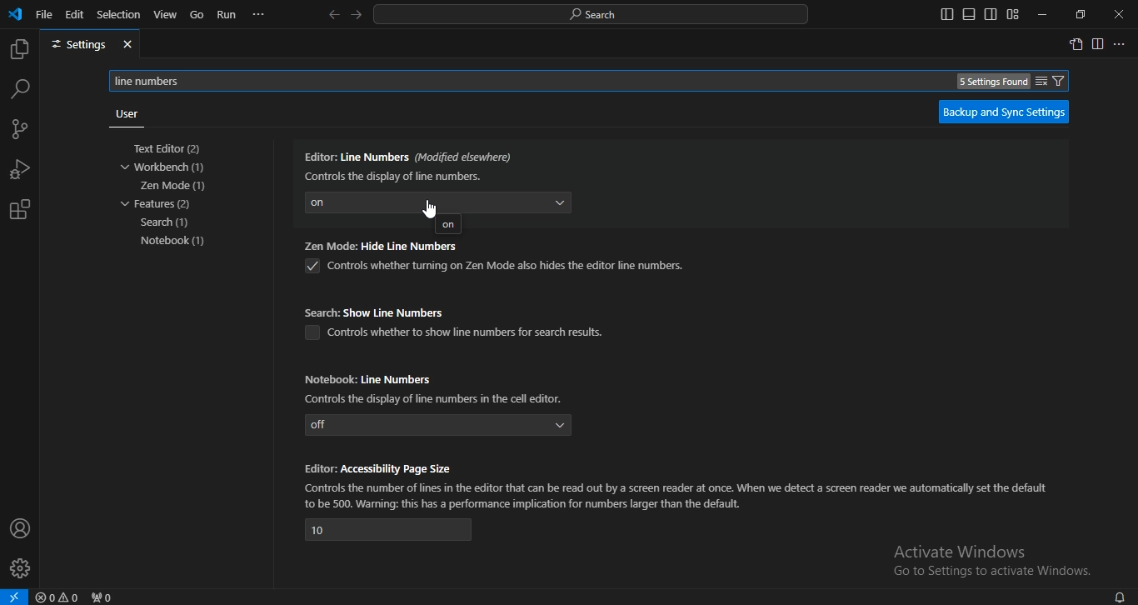 The height and width of the screenshot is (605, 1138). I want to click on open settings, so click(1076, 43).